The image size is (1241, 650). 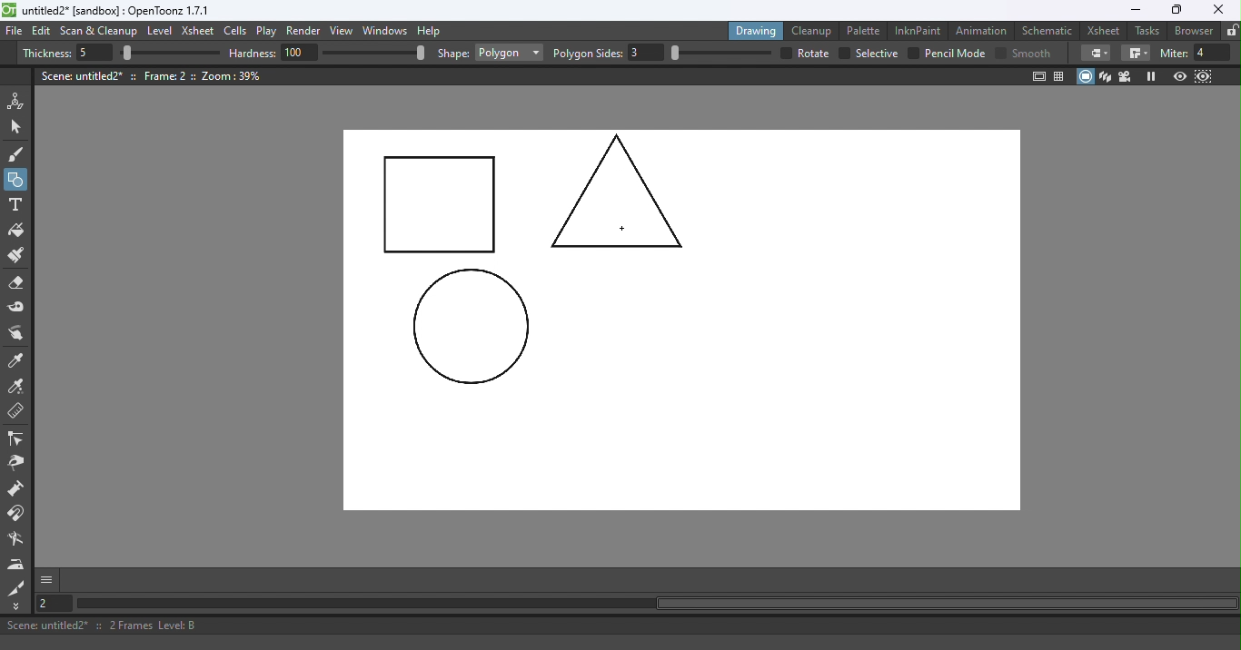 What do you see at coordinates (17, 361) in the screenshot?
I see `Style picker tool` at bounding box center [17, 361].